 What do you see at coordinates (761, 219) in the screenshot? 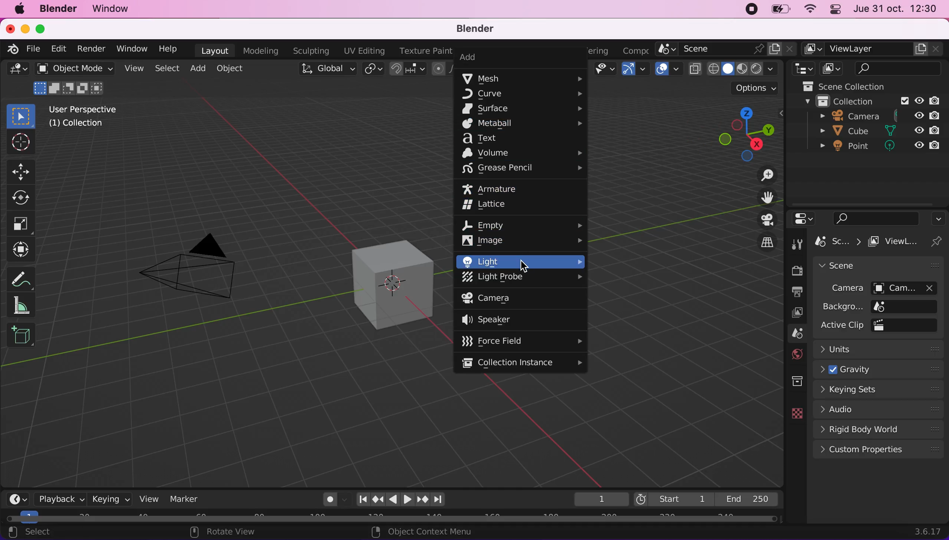
I see `toggle display view` at bounding box center [761, 219].